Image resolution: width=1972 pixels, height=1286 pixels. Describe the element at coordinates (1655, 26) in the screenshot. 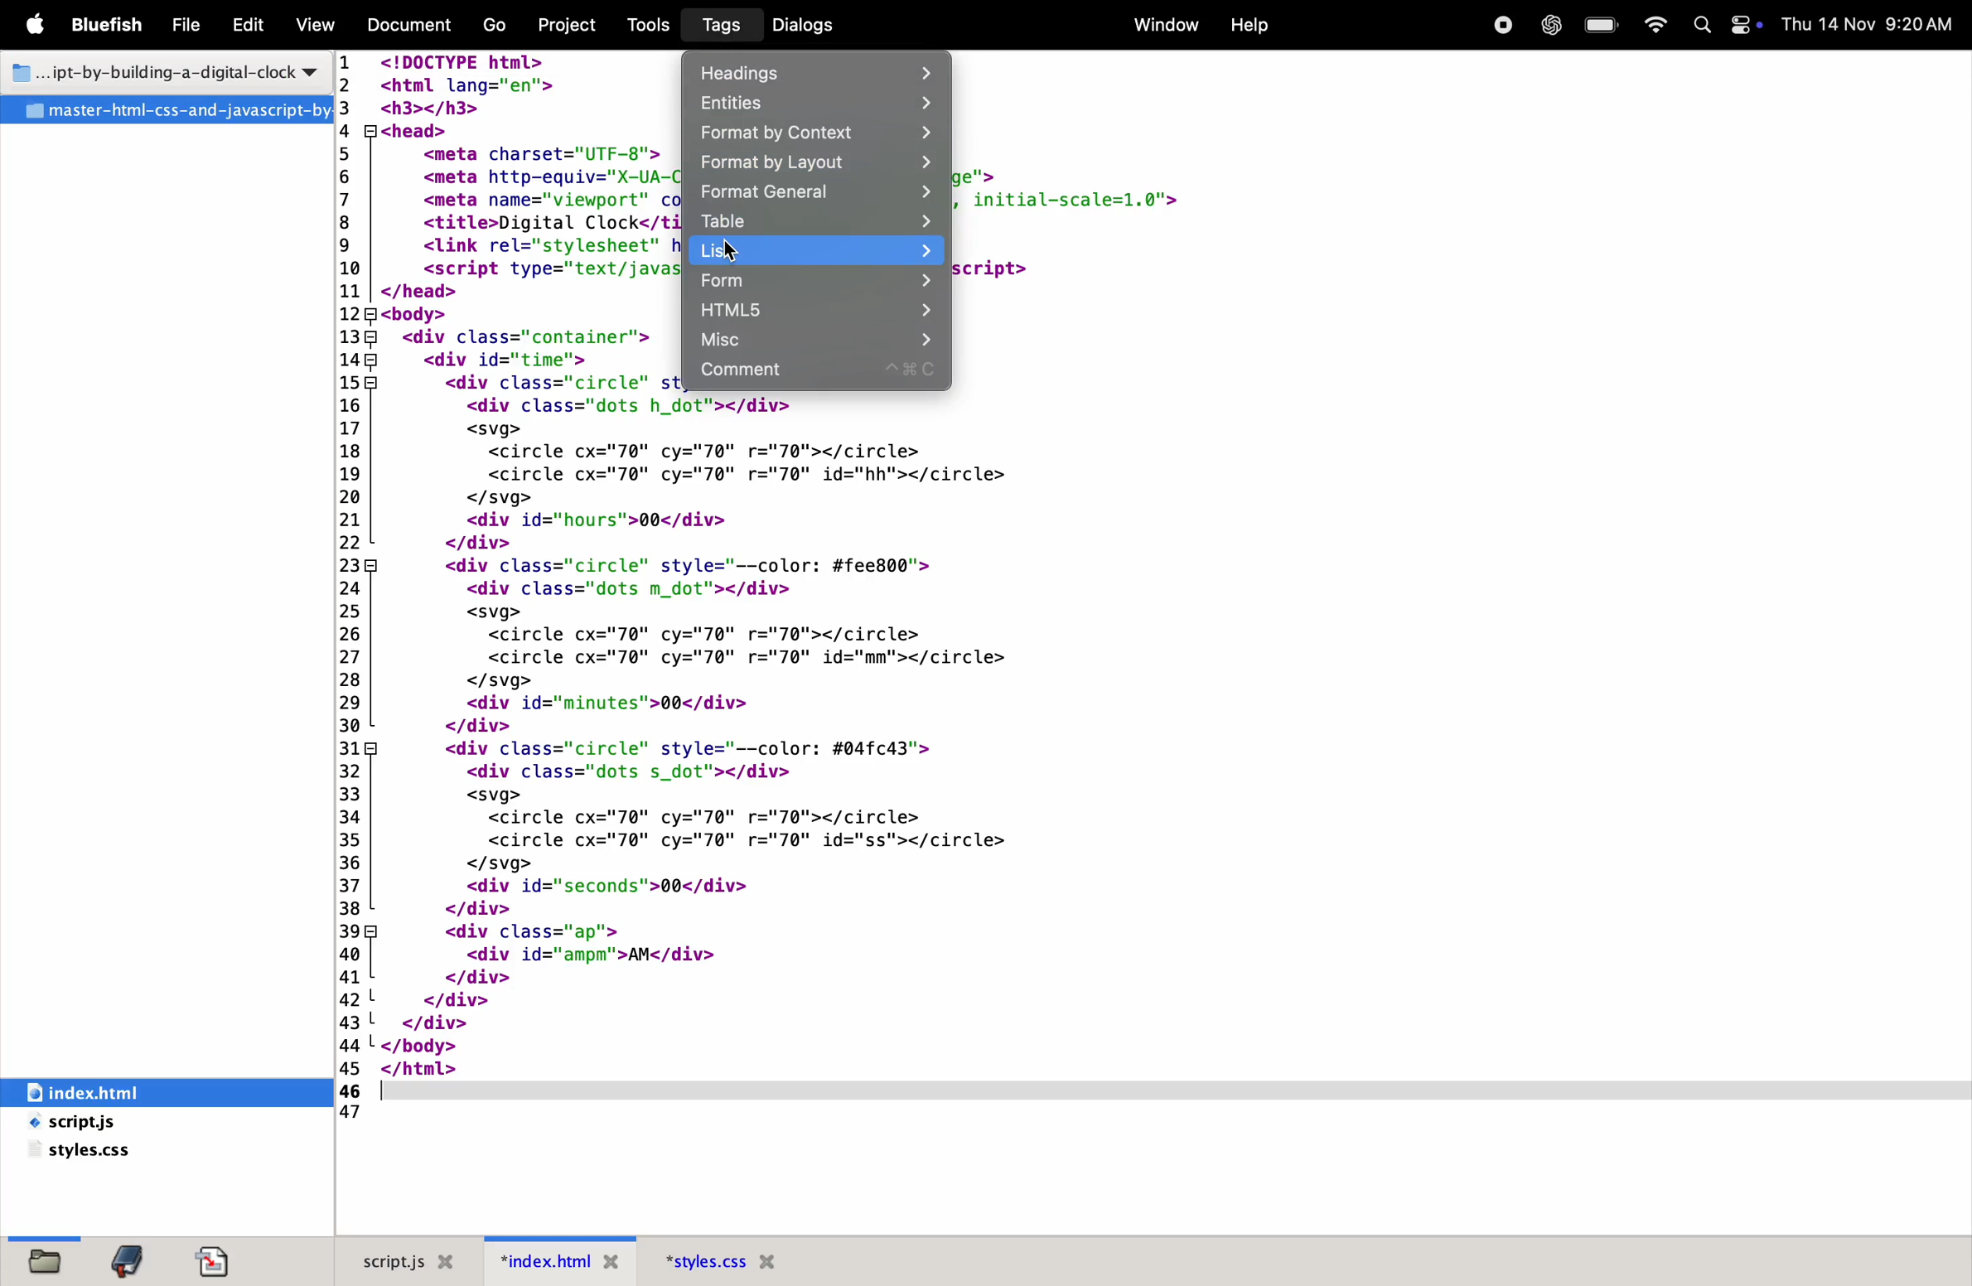

I see `wifi` at that location.